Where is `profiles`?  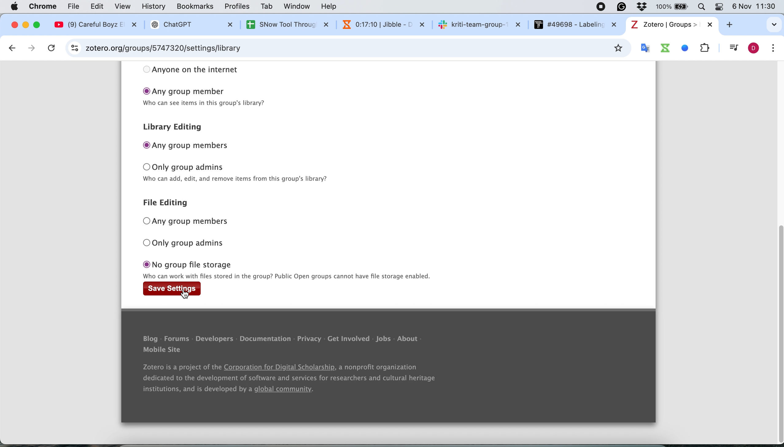 profiles is located at coordinates (238, 6).